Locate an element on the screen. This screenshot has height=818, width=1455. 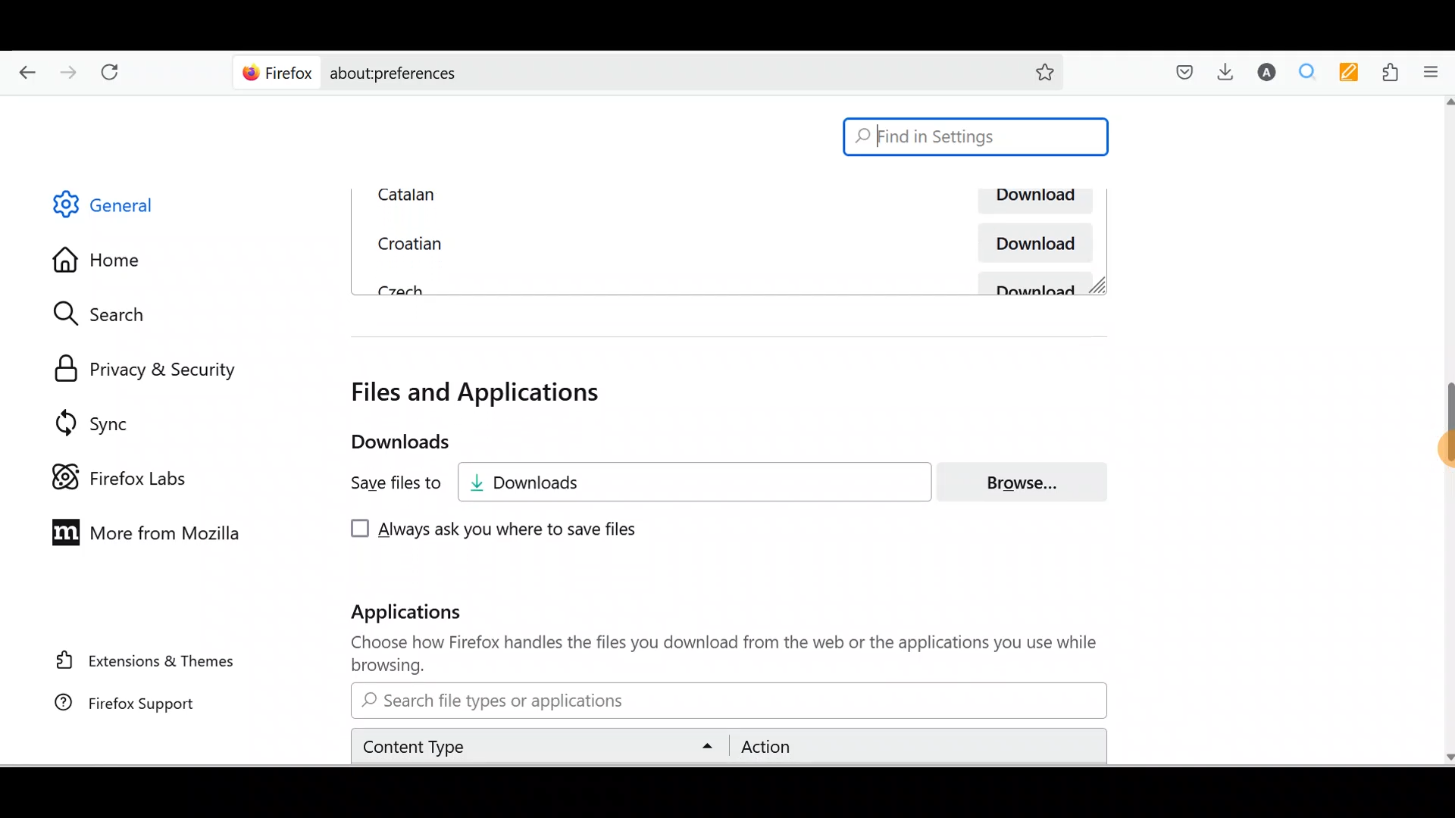
scroll up is located at coordinates (1446, 101).